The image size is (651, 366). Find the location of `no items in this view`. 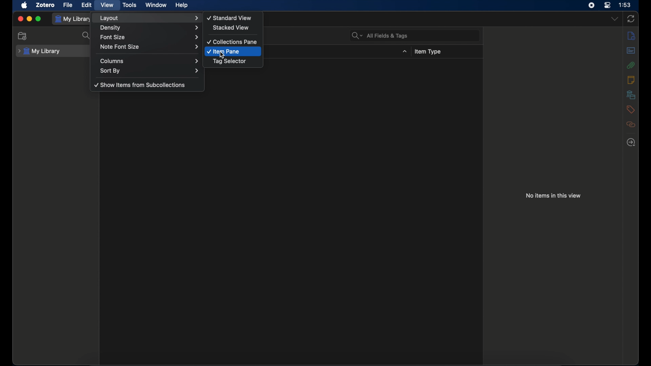

no items in this view is located at coordinates (554, 196).